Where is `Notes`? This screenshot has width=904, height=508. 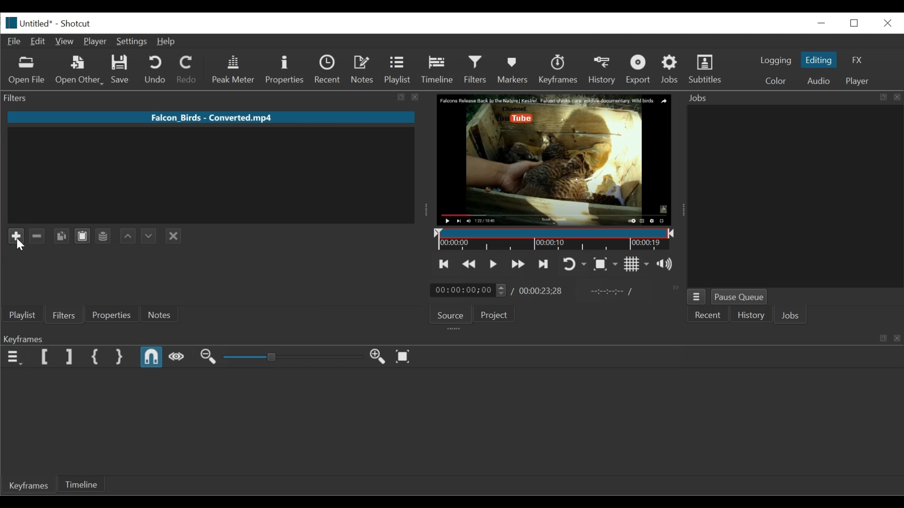
Notes is located at coordinates (363, 69).